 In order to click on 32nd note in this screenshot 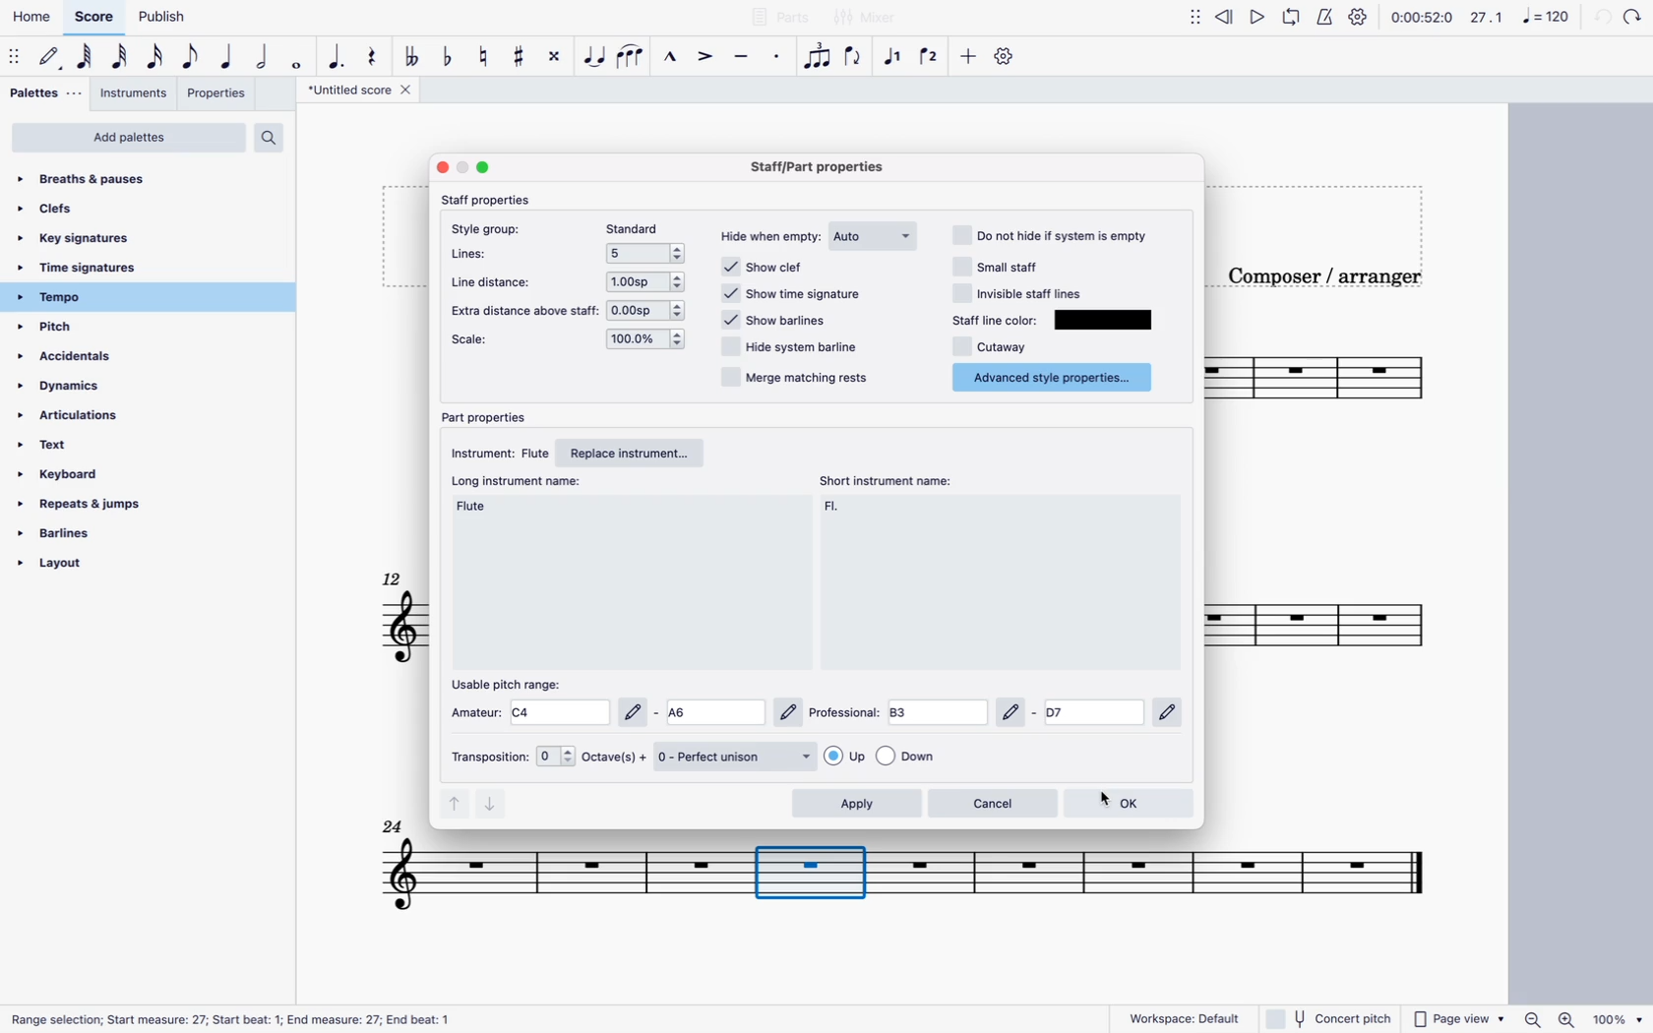, I will do `click(121, 58)`.